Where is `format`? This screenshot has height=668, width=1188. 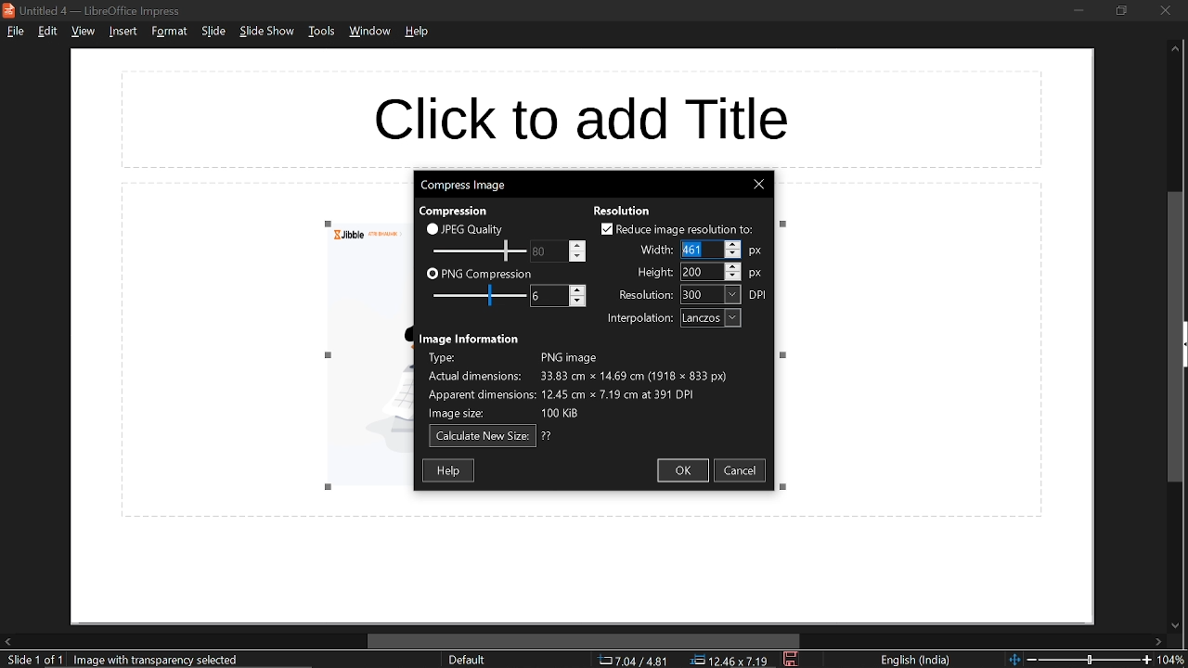
format is located at coordinates (169, 32).